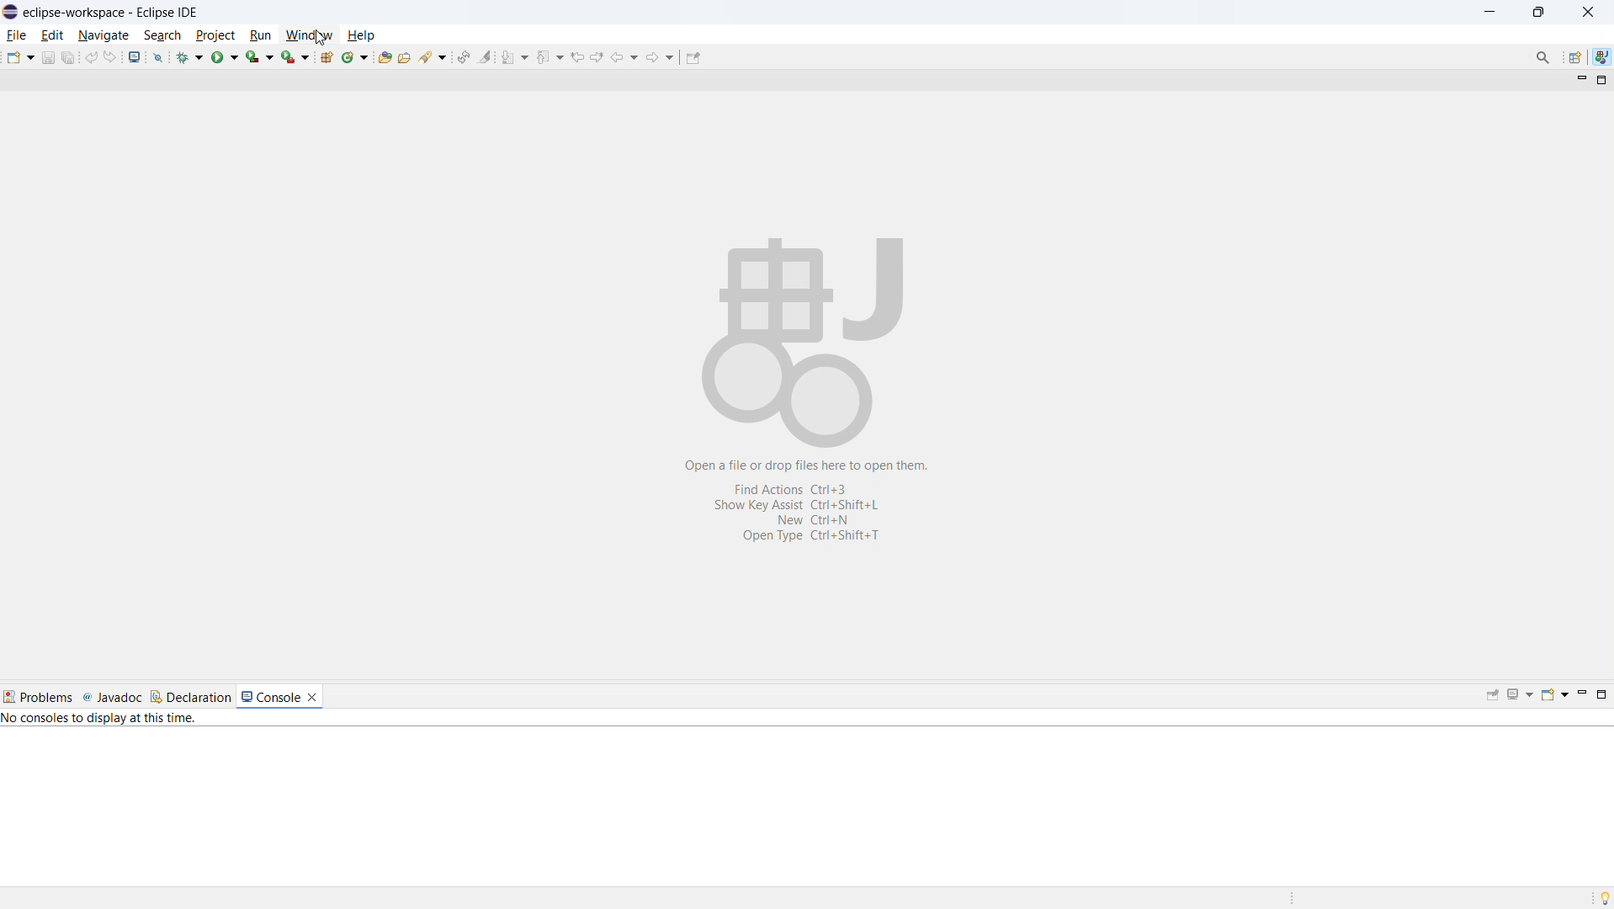 The image size is (1614, 909). What do you see at coordinates (550, 57) in the screenshot?
I see `previous annotation` at bounding box center [550, 57].